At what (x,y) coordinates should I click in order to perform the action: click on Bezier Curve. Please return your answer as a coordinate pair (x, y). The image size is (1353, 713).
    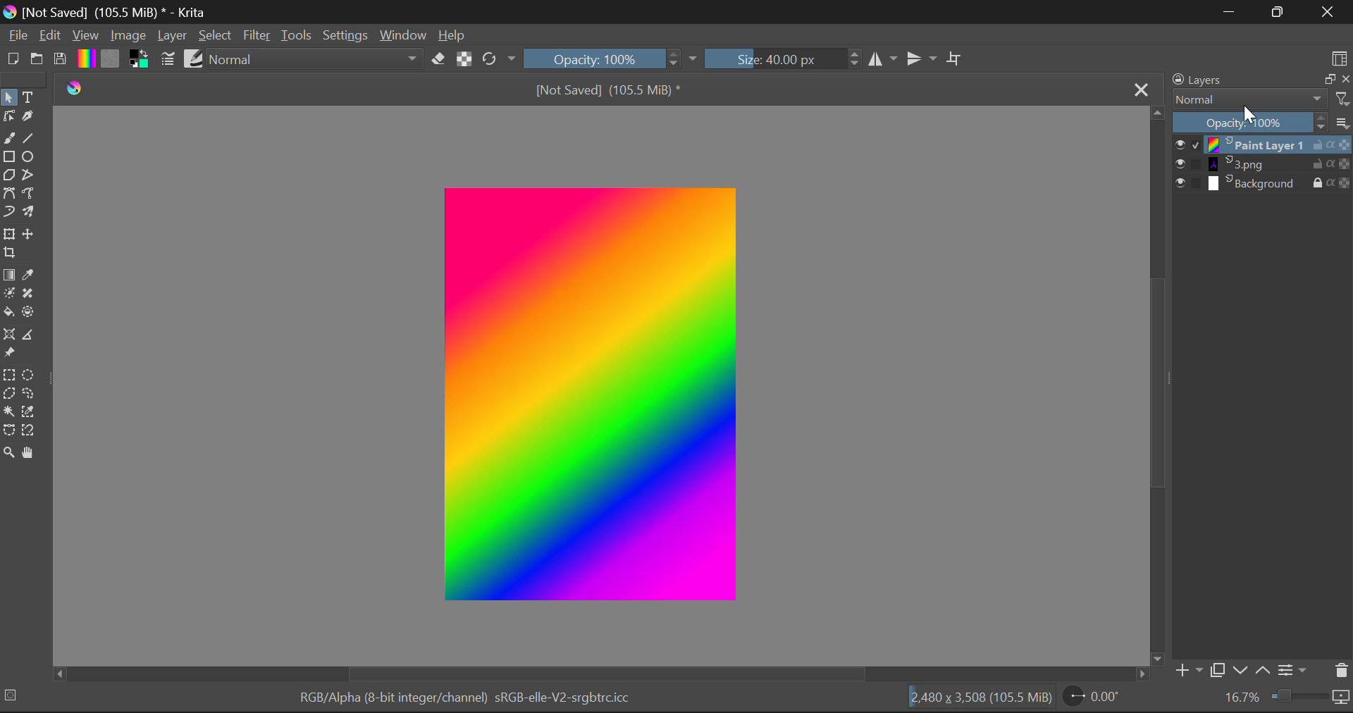
    Looking at the image, I should click on (9, 193).